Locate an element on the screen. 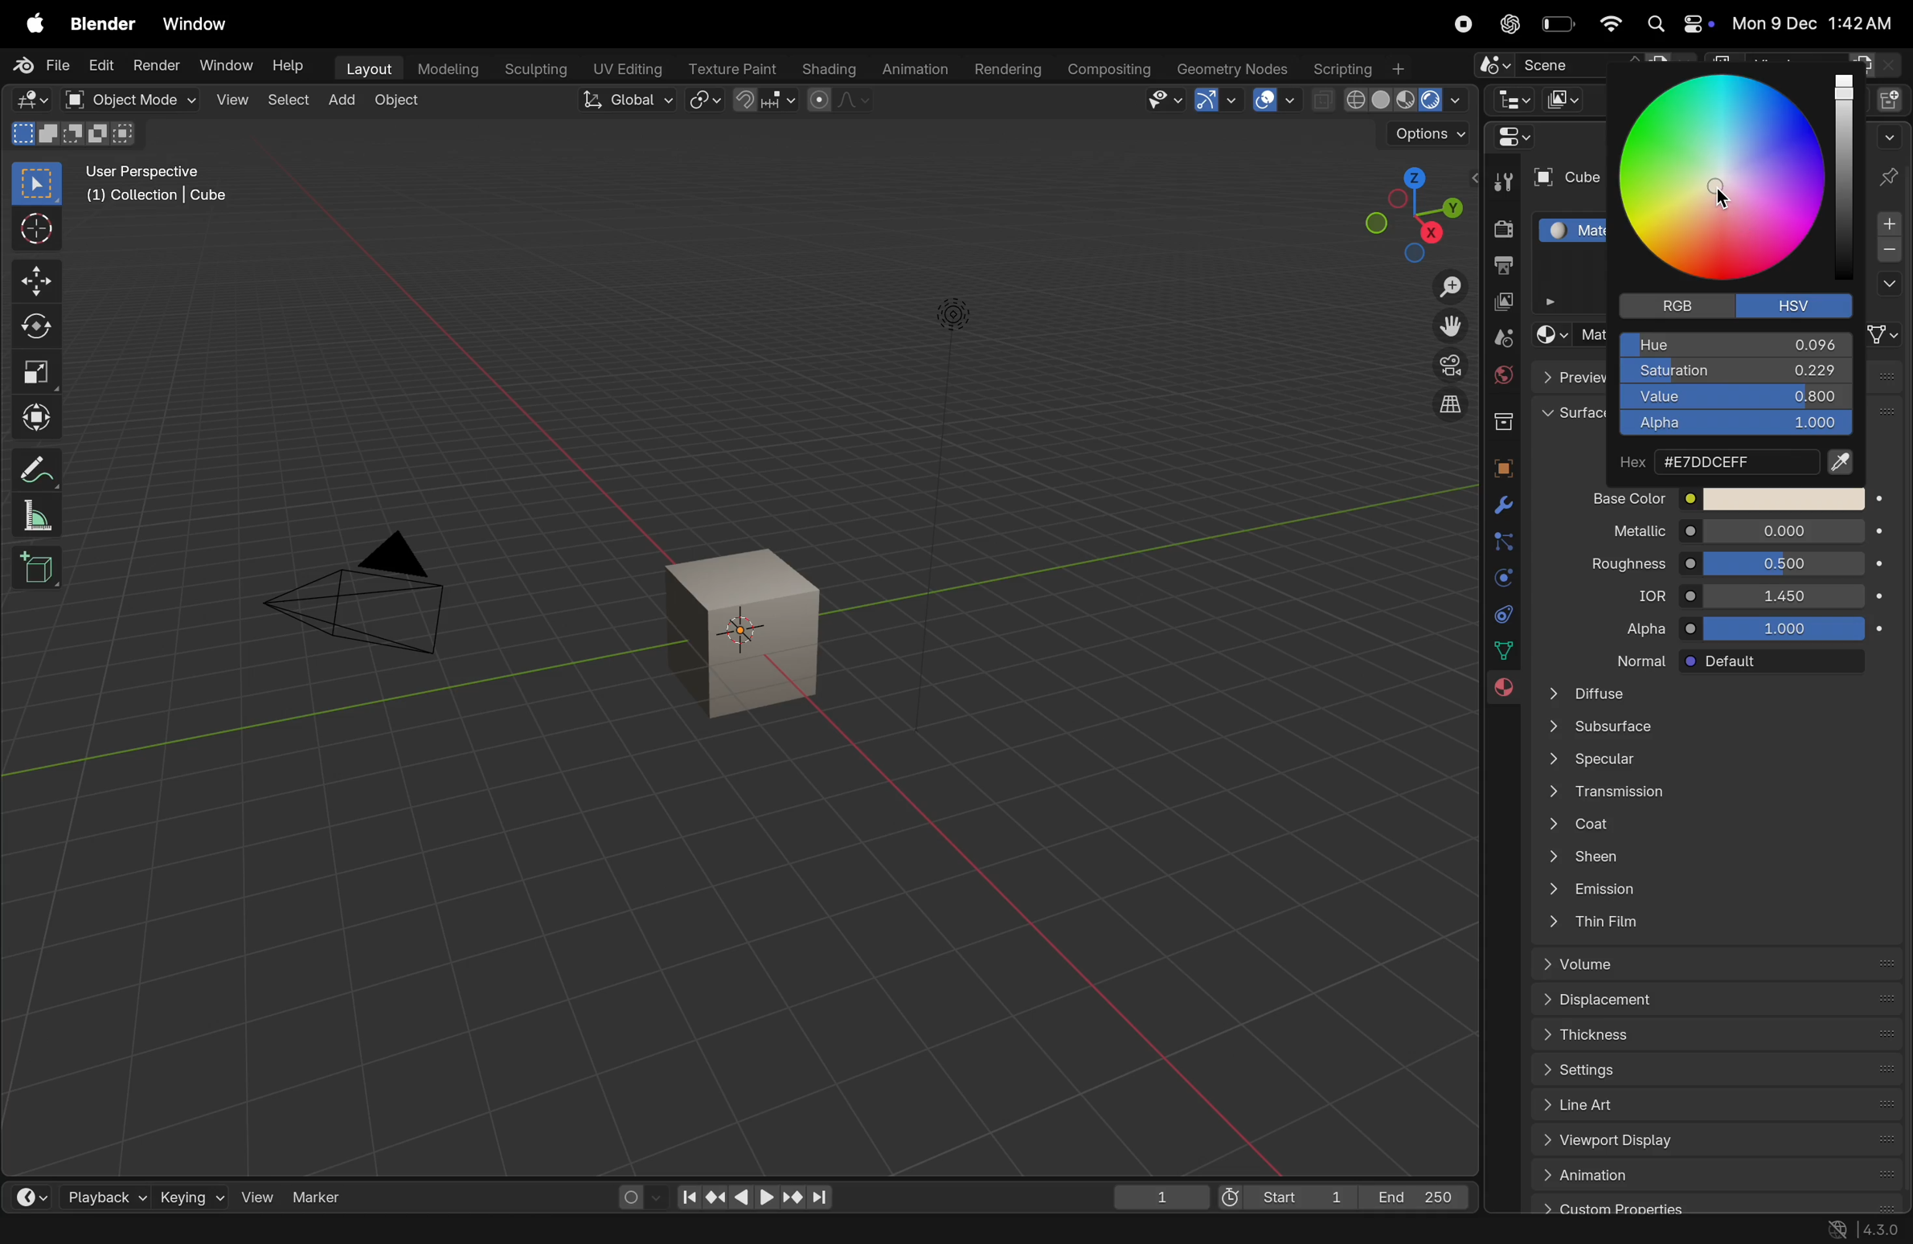 The height and width of the screenshot is (1244, 1913). Geometry notes is located at coordinates (1233, 68).